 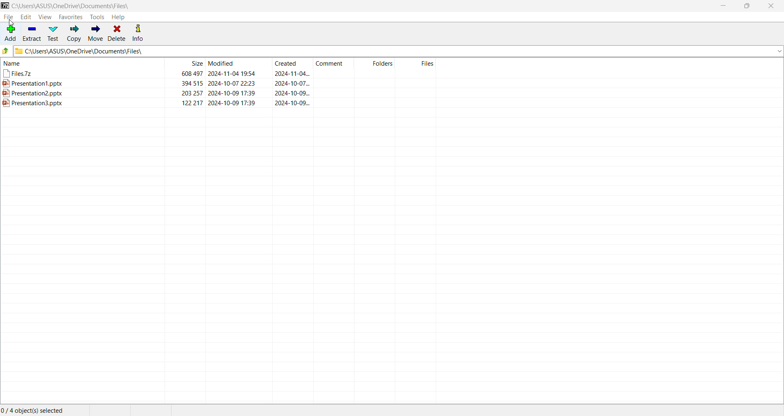 What do you see at coordinates (138, 34) in the screenshot?
I see `Info` at bounding box center [138, 34].